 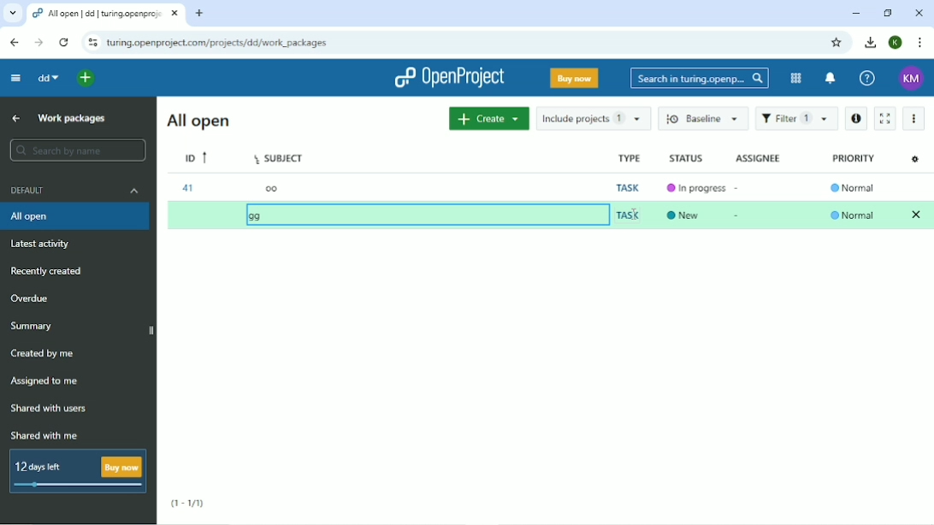 I want to click on Normal, so click(x=854, y=215).